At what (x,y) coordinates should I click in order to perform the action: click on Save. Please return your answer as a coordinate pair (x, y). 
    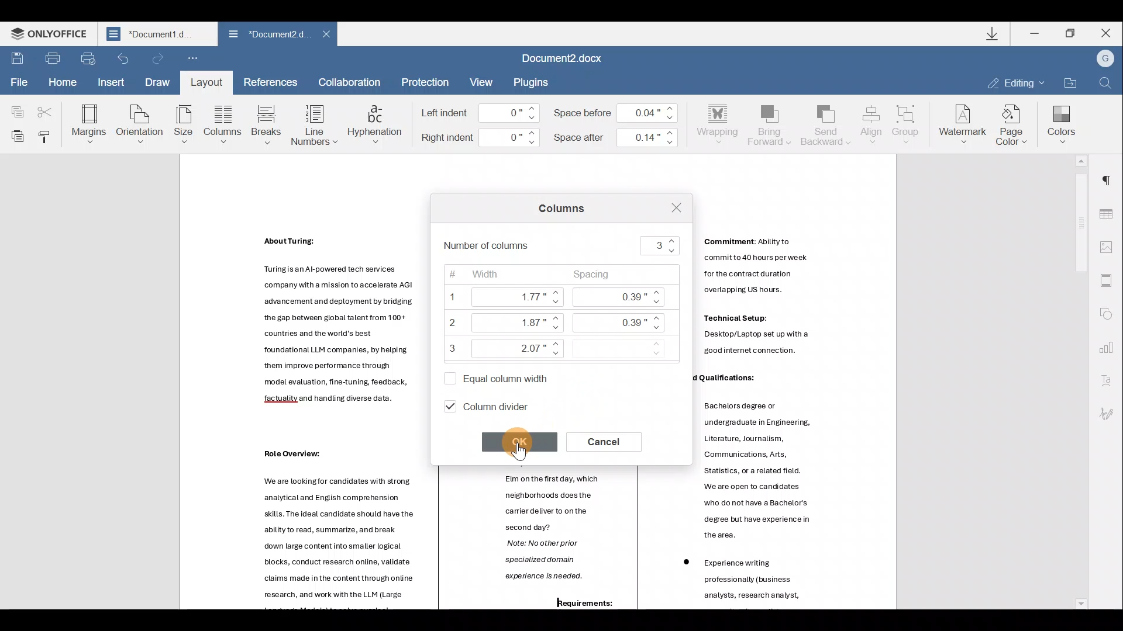
    Looking at the image, I should click on (15, 59).